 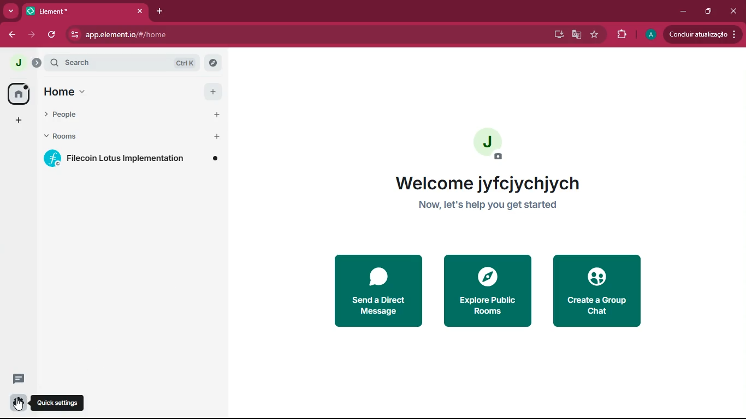 What do you see at coordinates (16, 404) in the screenshot?
I see `settings` at bounding box center [16, 404].